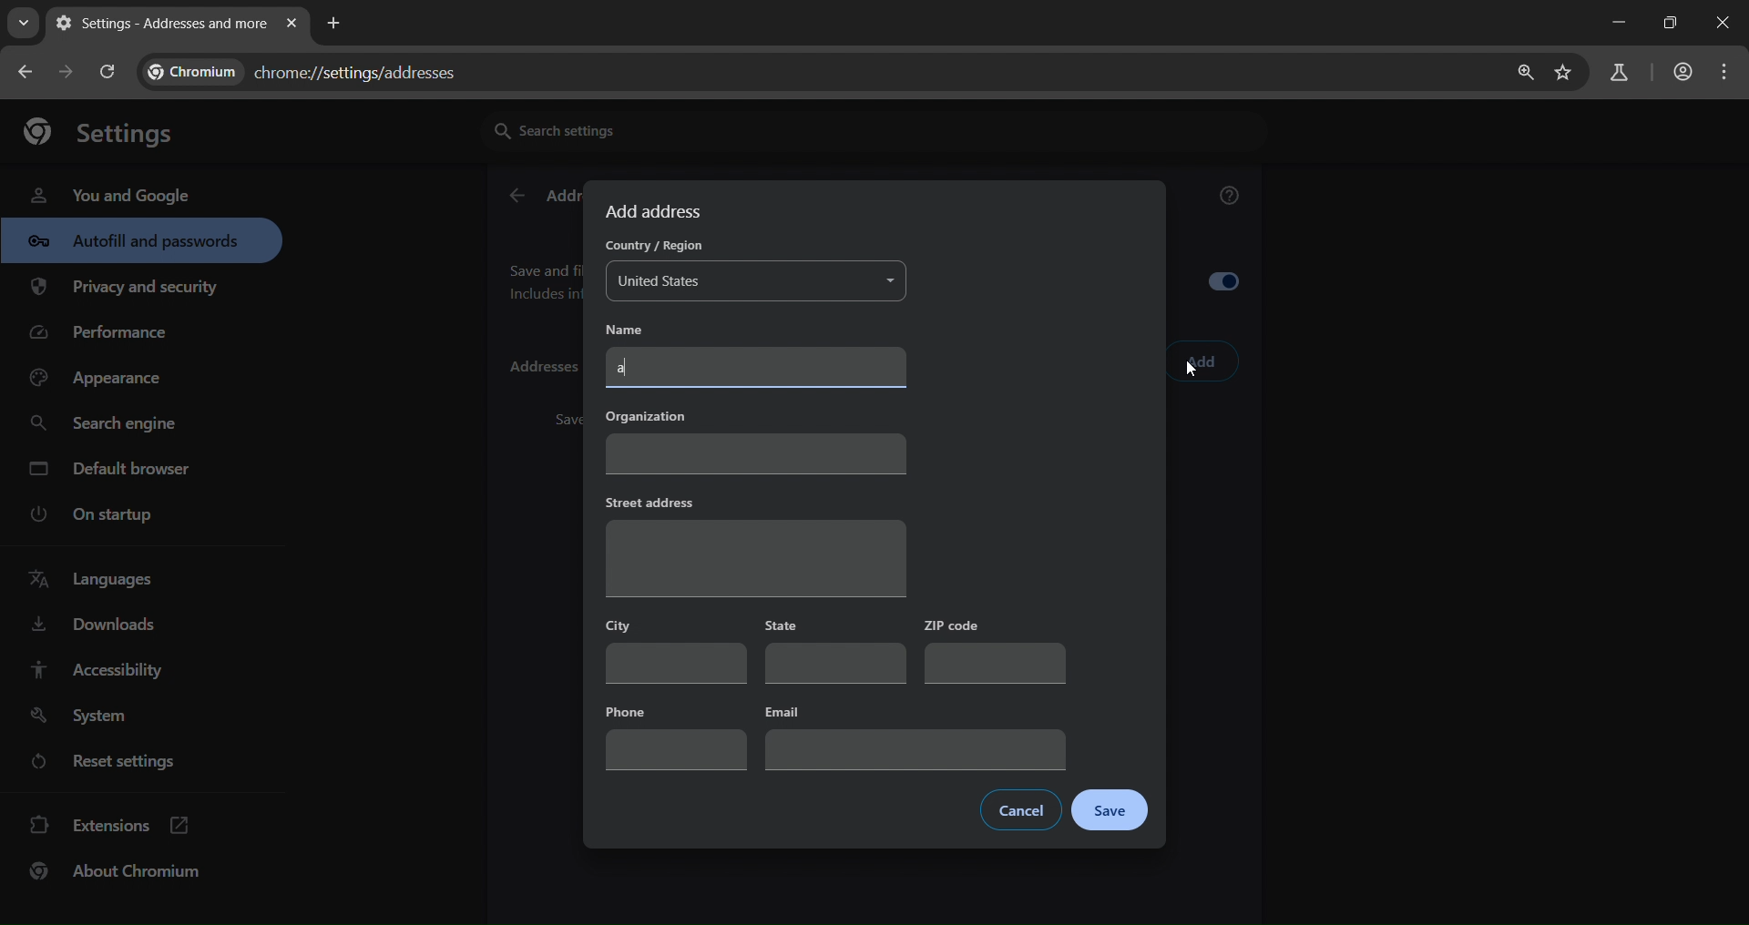  Describe the element at coordinates (95, 669) in the screenshot. I see `accessibility` at that location.